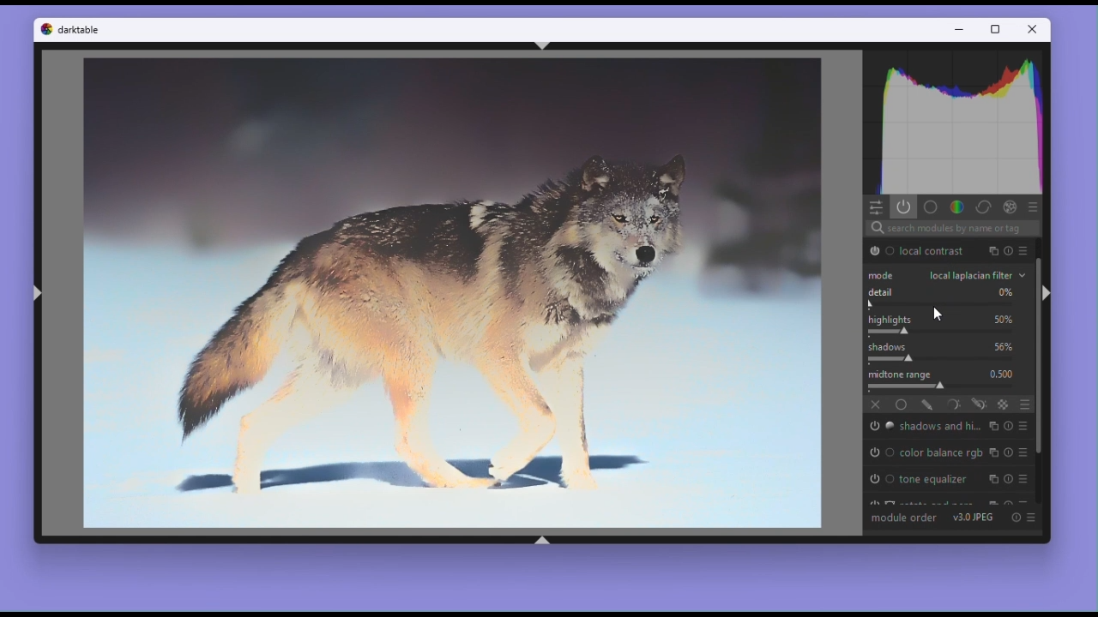  Describe the element at coordinates (1008, 478) in the screenshot. I see `Reset` at that location.